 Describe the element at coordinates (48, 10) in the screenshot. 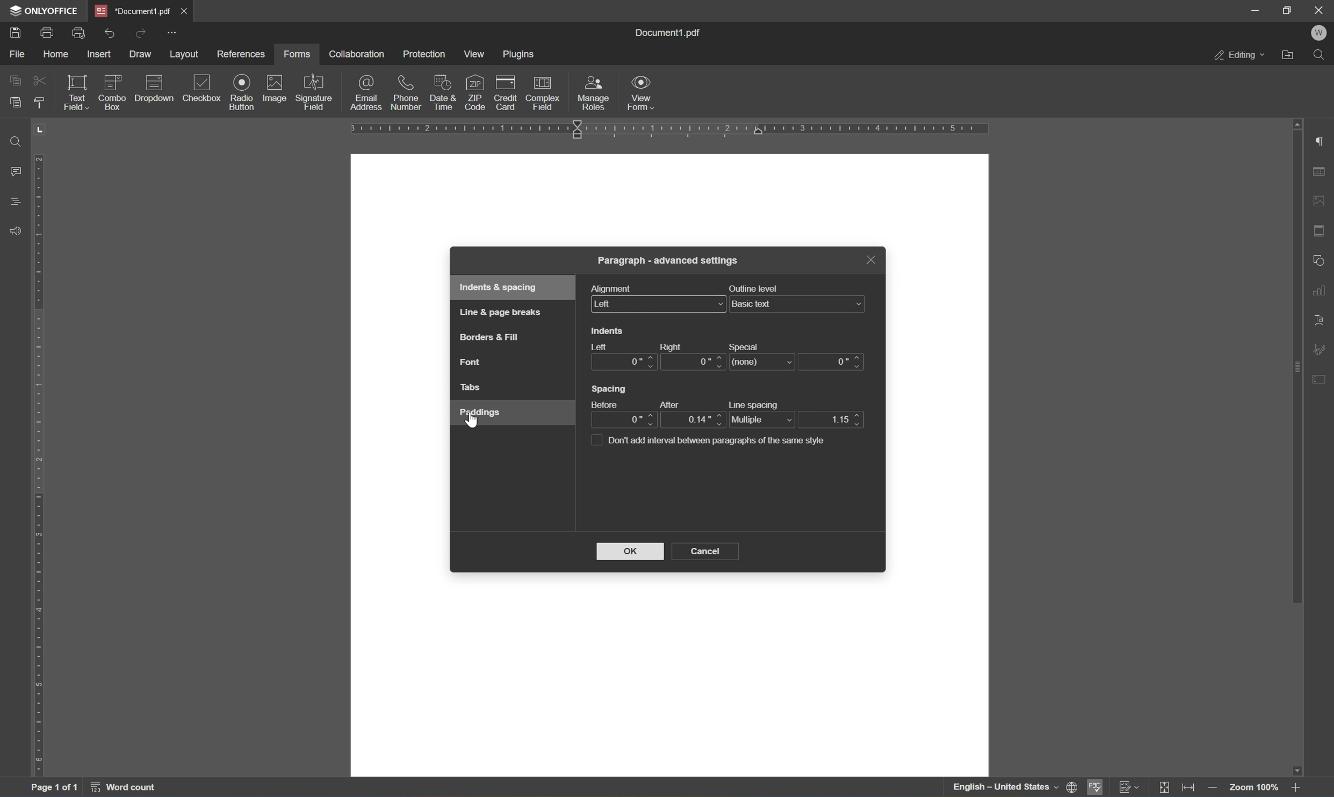

I see `ONLYOFFICE` at that location.